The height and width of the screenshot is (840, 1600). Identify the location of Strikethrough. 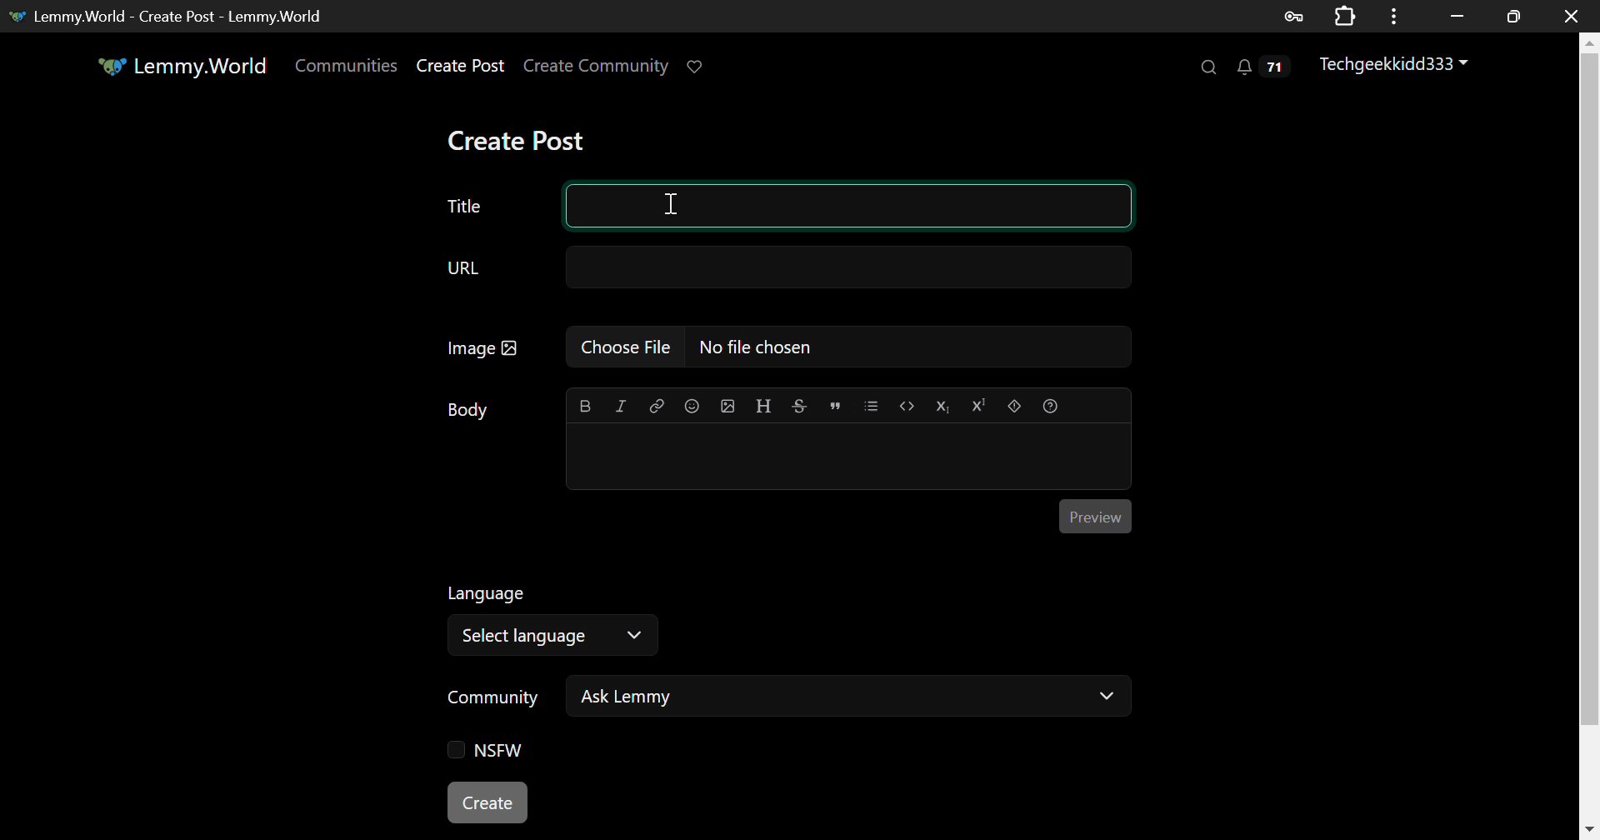
(798, 406).